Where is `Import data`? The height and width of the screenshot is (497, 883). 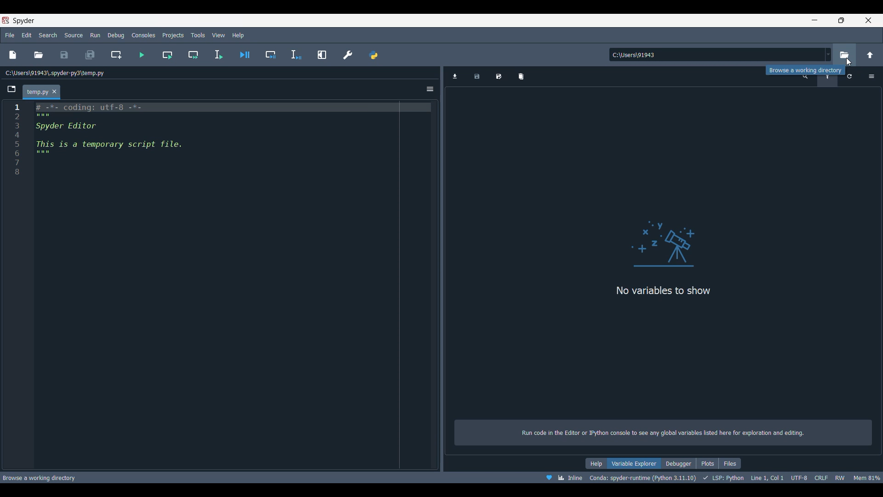
Import data is located at coordinates (455, 76).